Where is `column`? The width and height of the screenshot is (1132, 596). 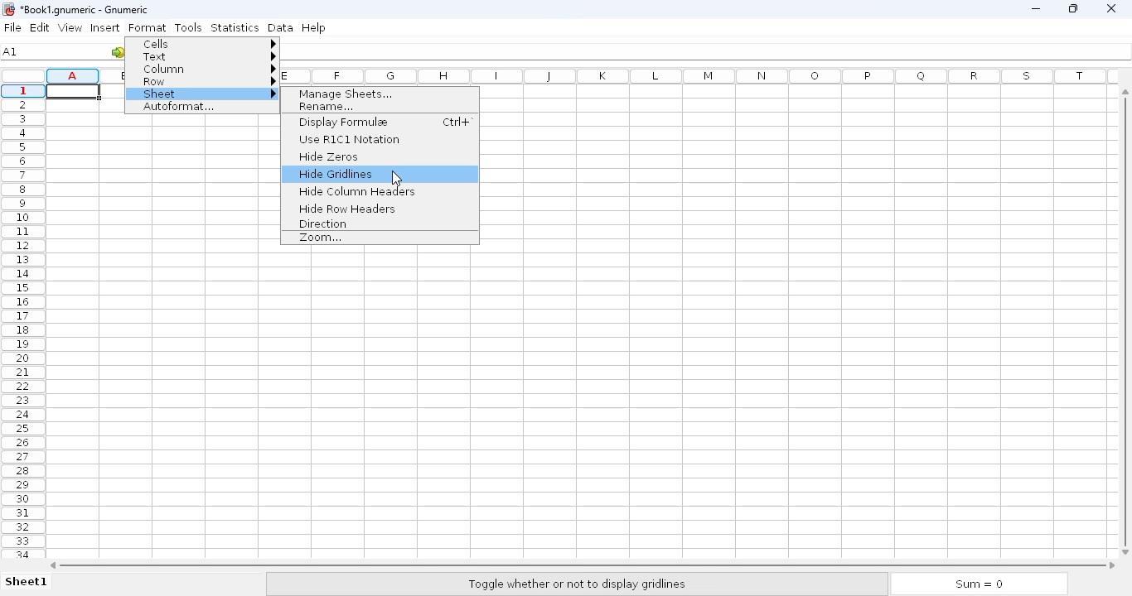
column is located at coordinates (206, 69).